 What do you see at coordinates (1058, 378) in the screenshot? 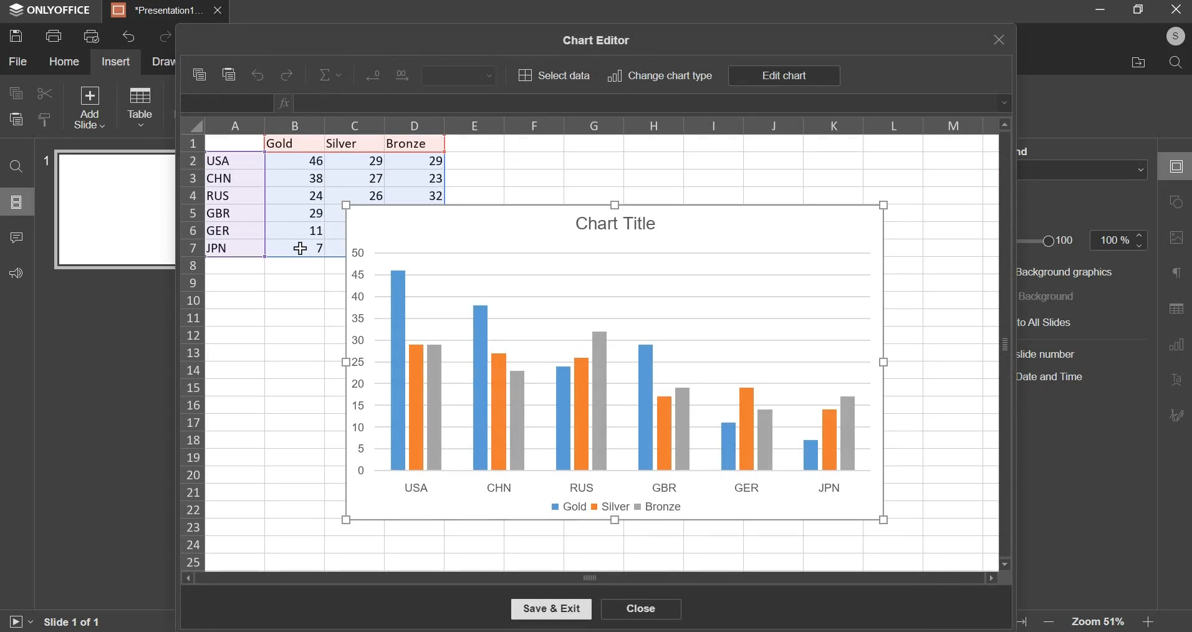
I see `date and time` at bounding box center [1058, 378].